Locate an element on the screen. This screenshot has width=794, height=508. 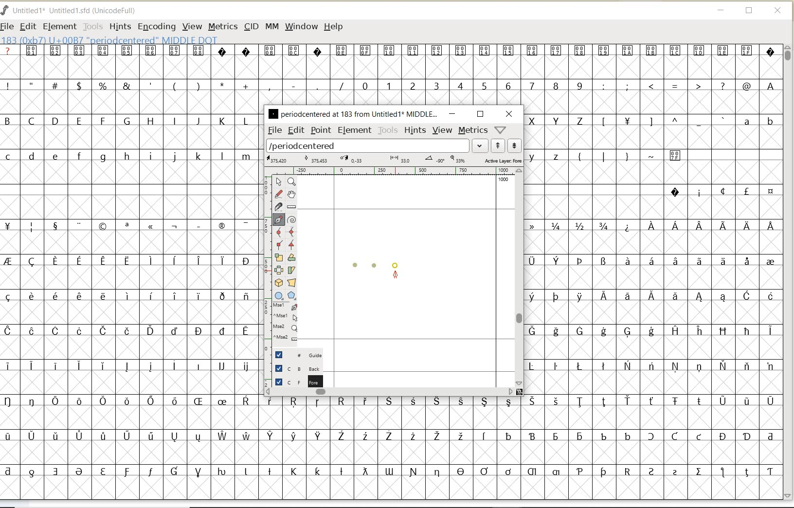
Add a corner point is located at coordinates (291, 244).